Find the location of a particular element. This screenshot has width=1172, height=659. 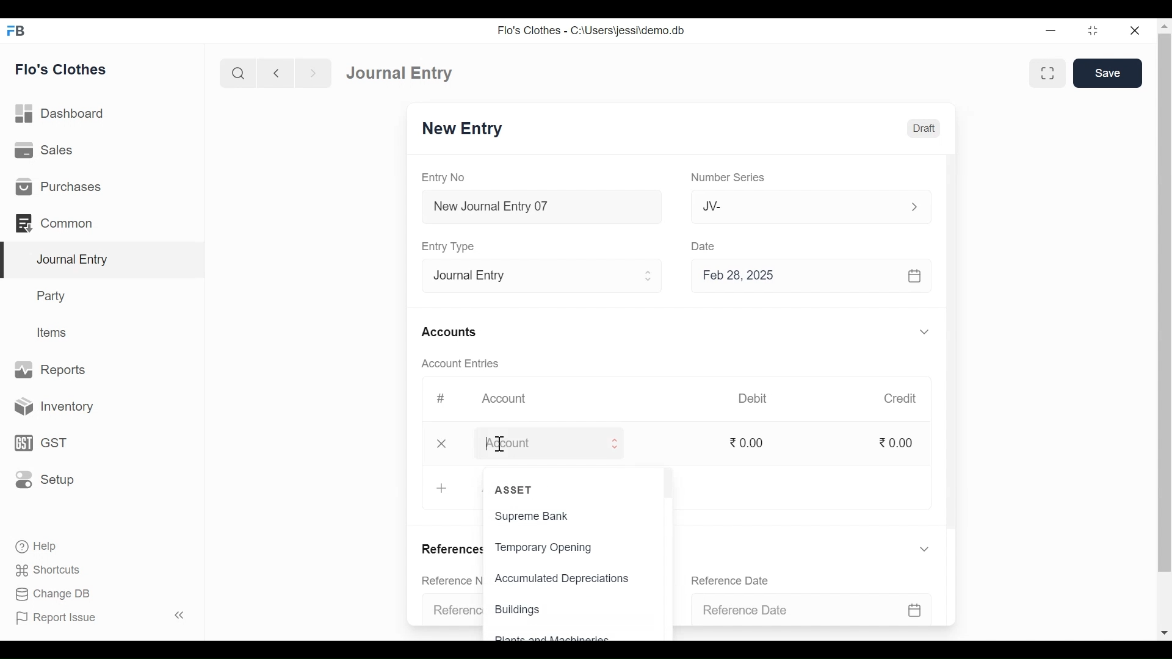

Credit is located at coordinates (909, 399).